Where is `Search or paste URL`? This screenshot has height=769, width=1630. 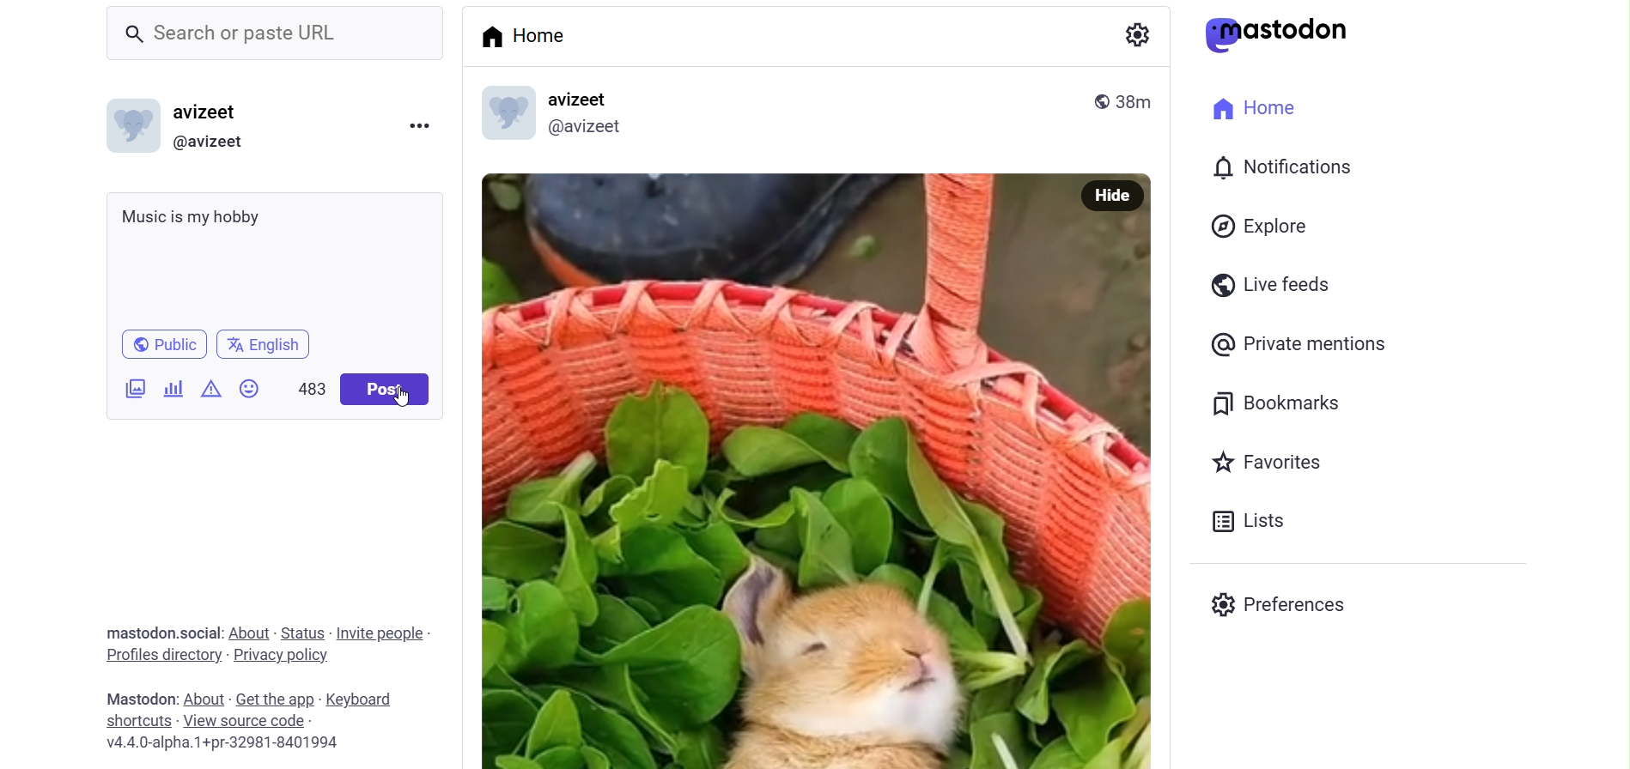 Search or paste URL is located at coordinates (277, 34).